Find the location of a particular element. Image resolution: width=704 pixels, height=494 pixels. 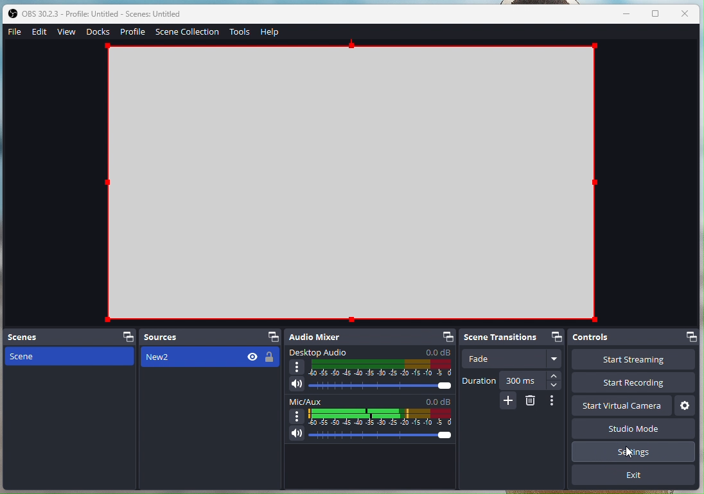

0.0 dB is located at coordinates (440, 352).